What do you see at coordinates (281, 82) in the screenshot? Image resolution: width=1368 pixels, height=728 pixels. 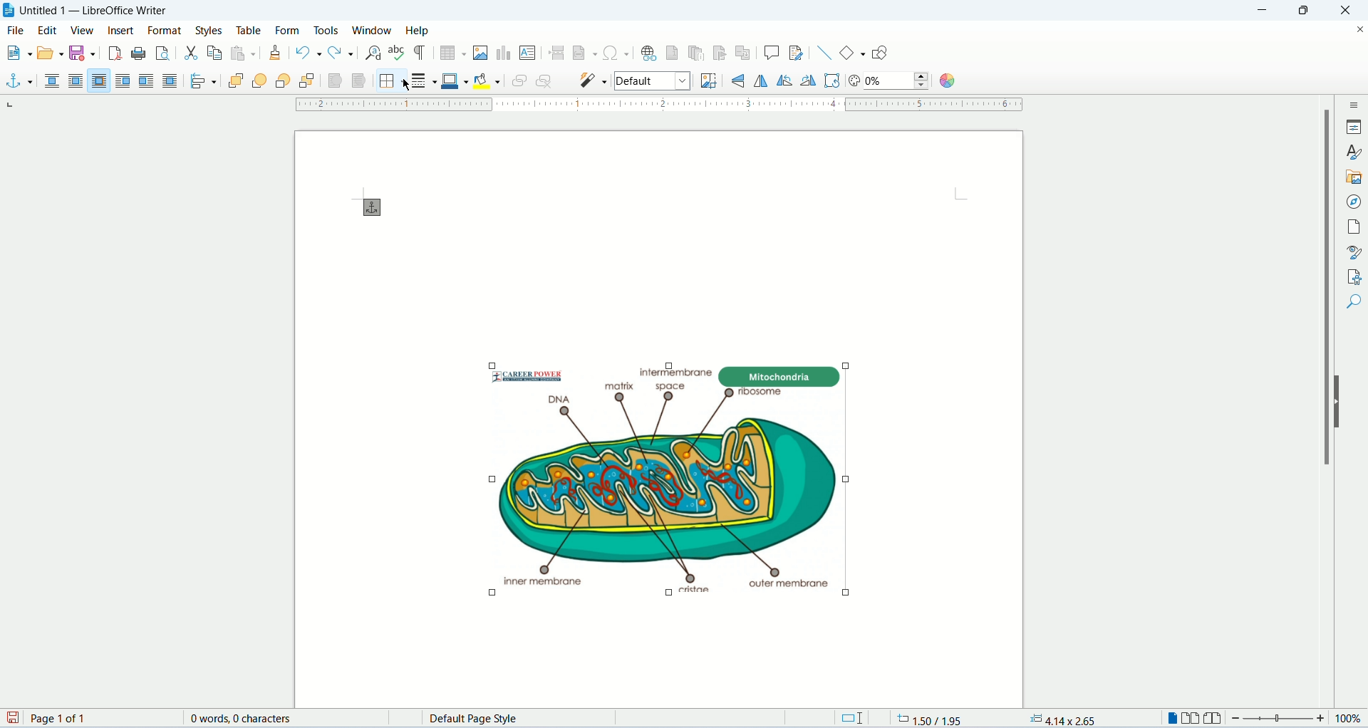 I see `back one` at bounding box center [281, 82].